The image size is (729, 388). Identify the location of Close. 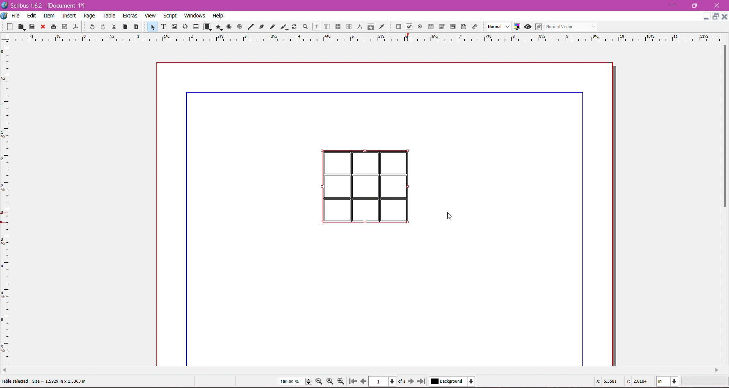
(724, 20).